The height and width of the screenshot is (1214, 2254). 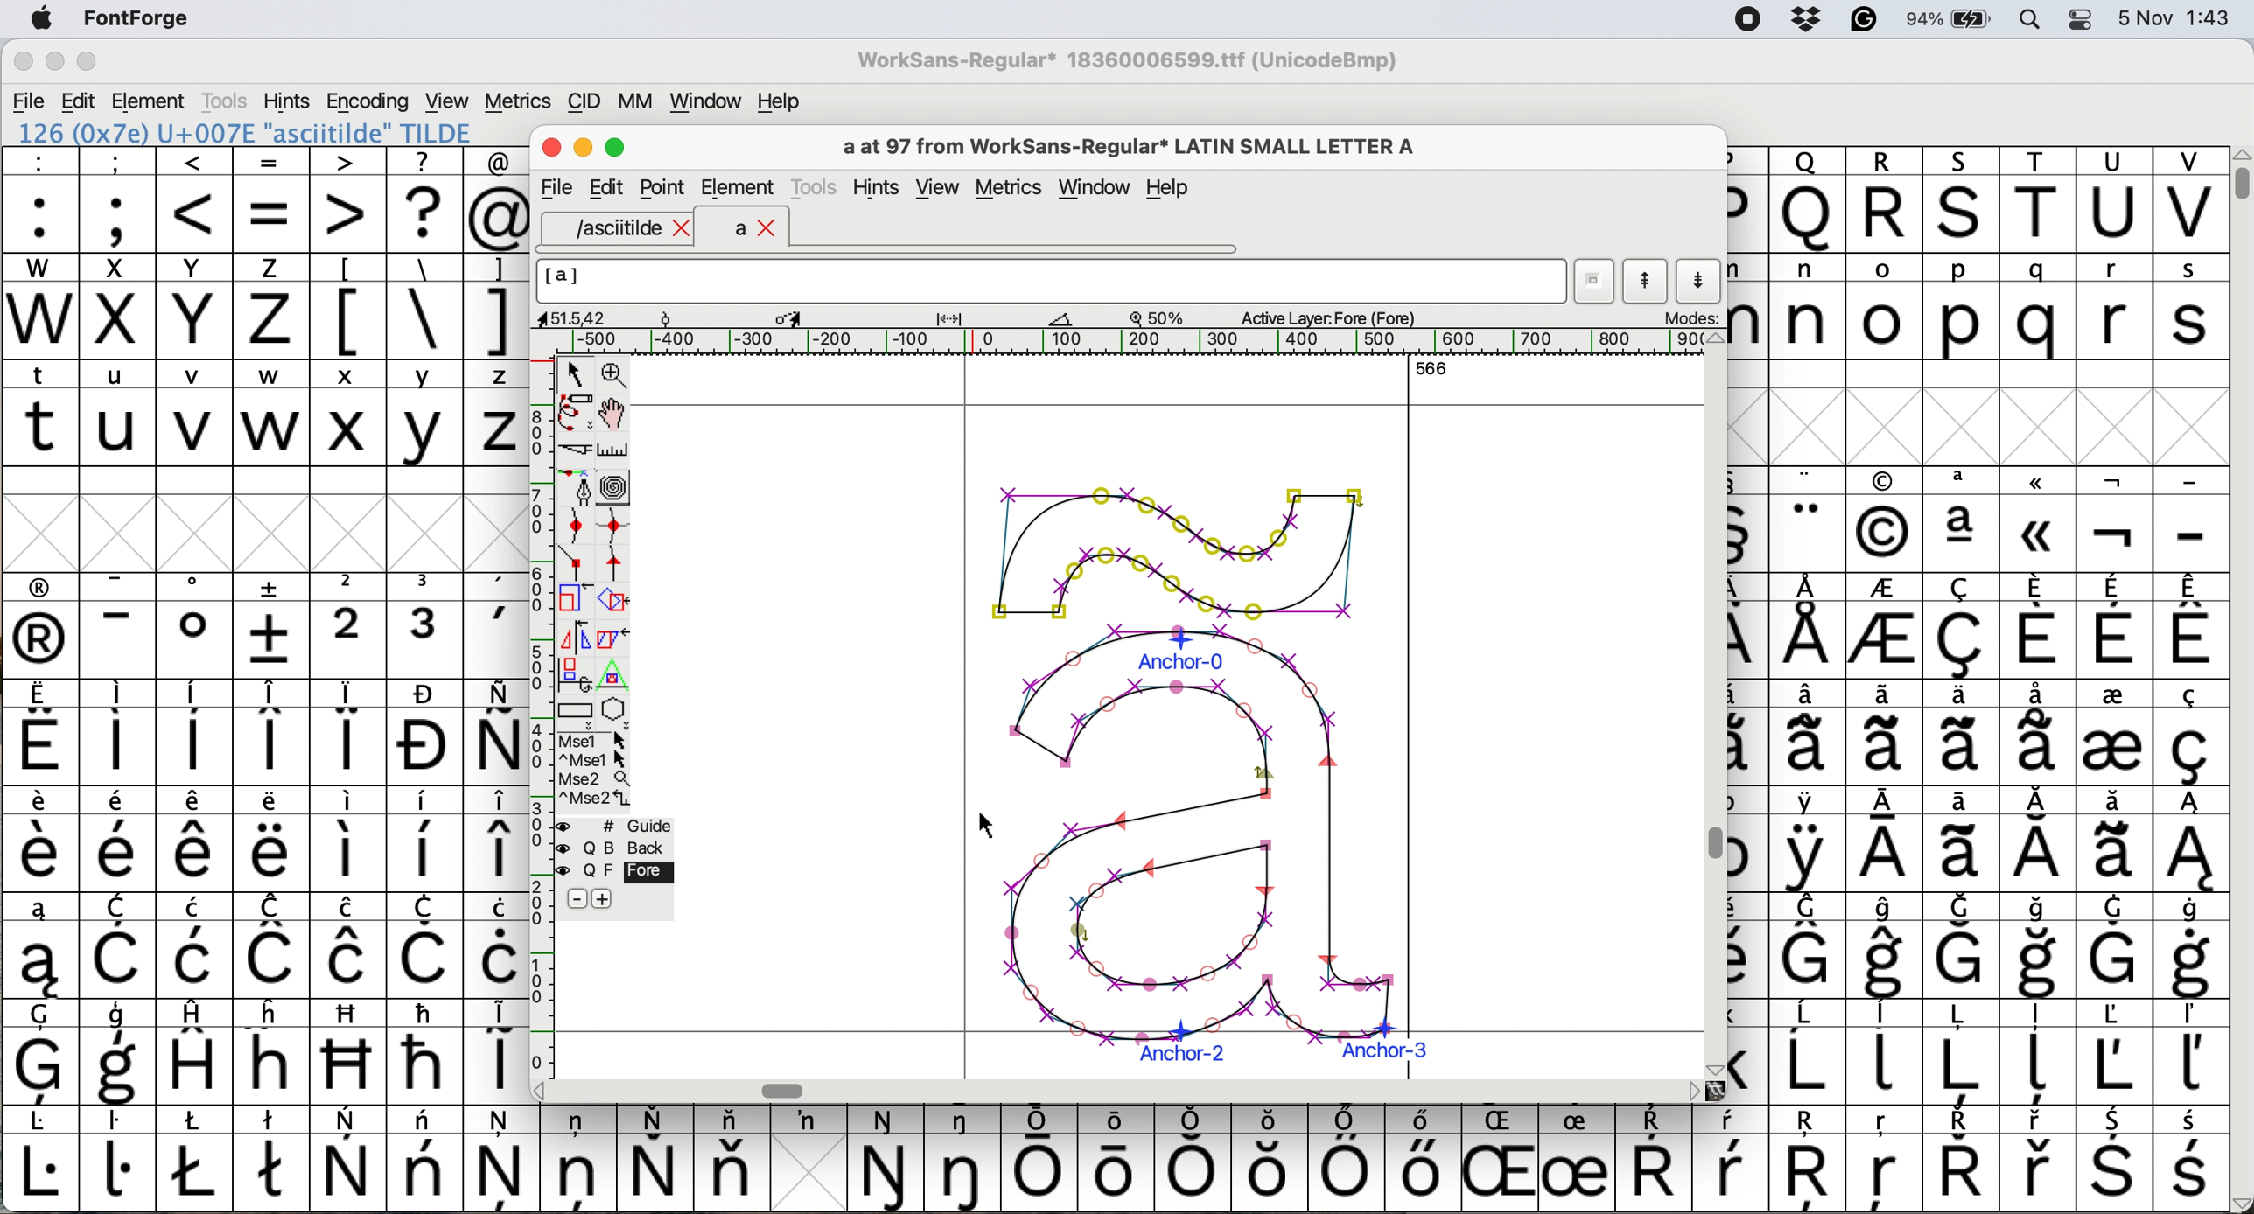 I want to click on Edit, so click(x=606, y=187).